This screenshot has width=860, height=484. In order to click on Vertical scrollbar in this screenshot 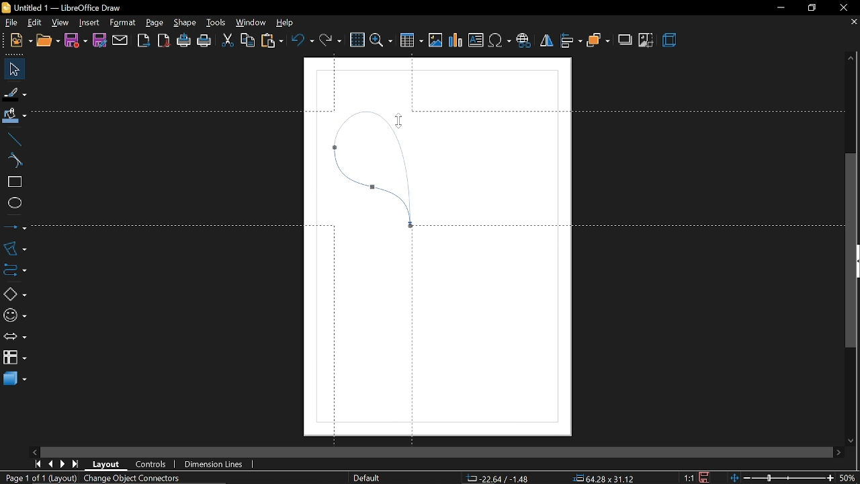, I will do `click(851, 251)`.